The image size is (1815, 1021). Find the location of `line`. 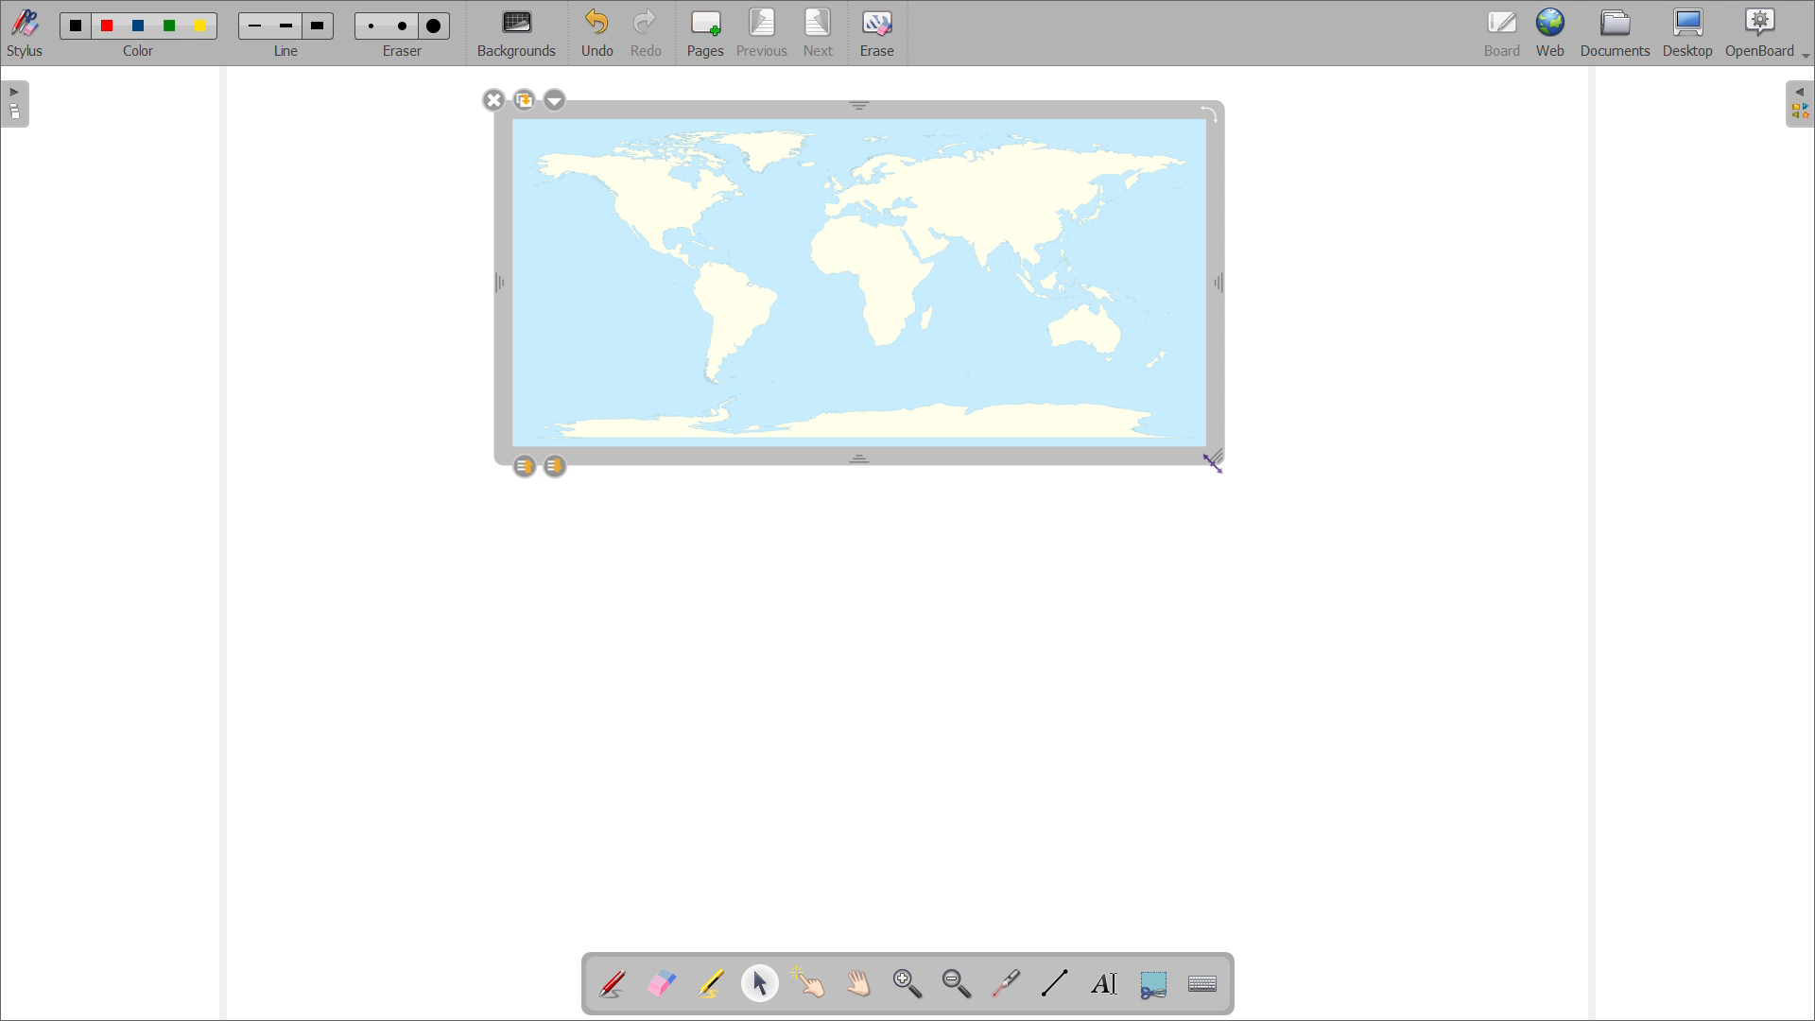

line is located at coordinates (286, 52).